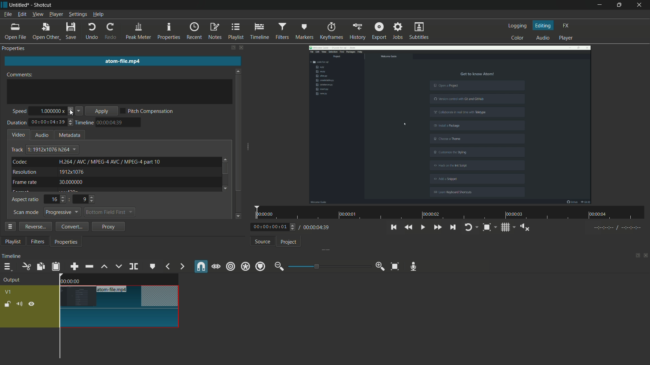 This screenshot has width=650, height=365. I want to click on redo, so click(111, 31).